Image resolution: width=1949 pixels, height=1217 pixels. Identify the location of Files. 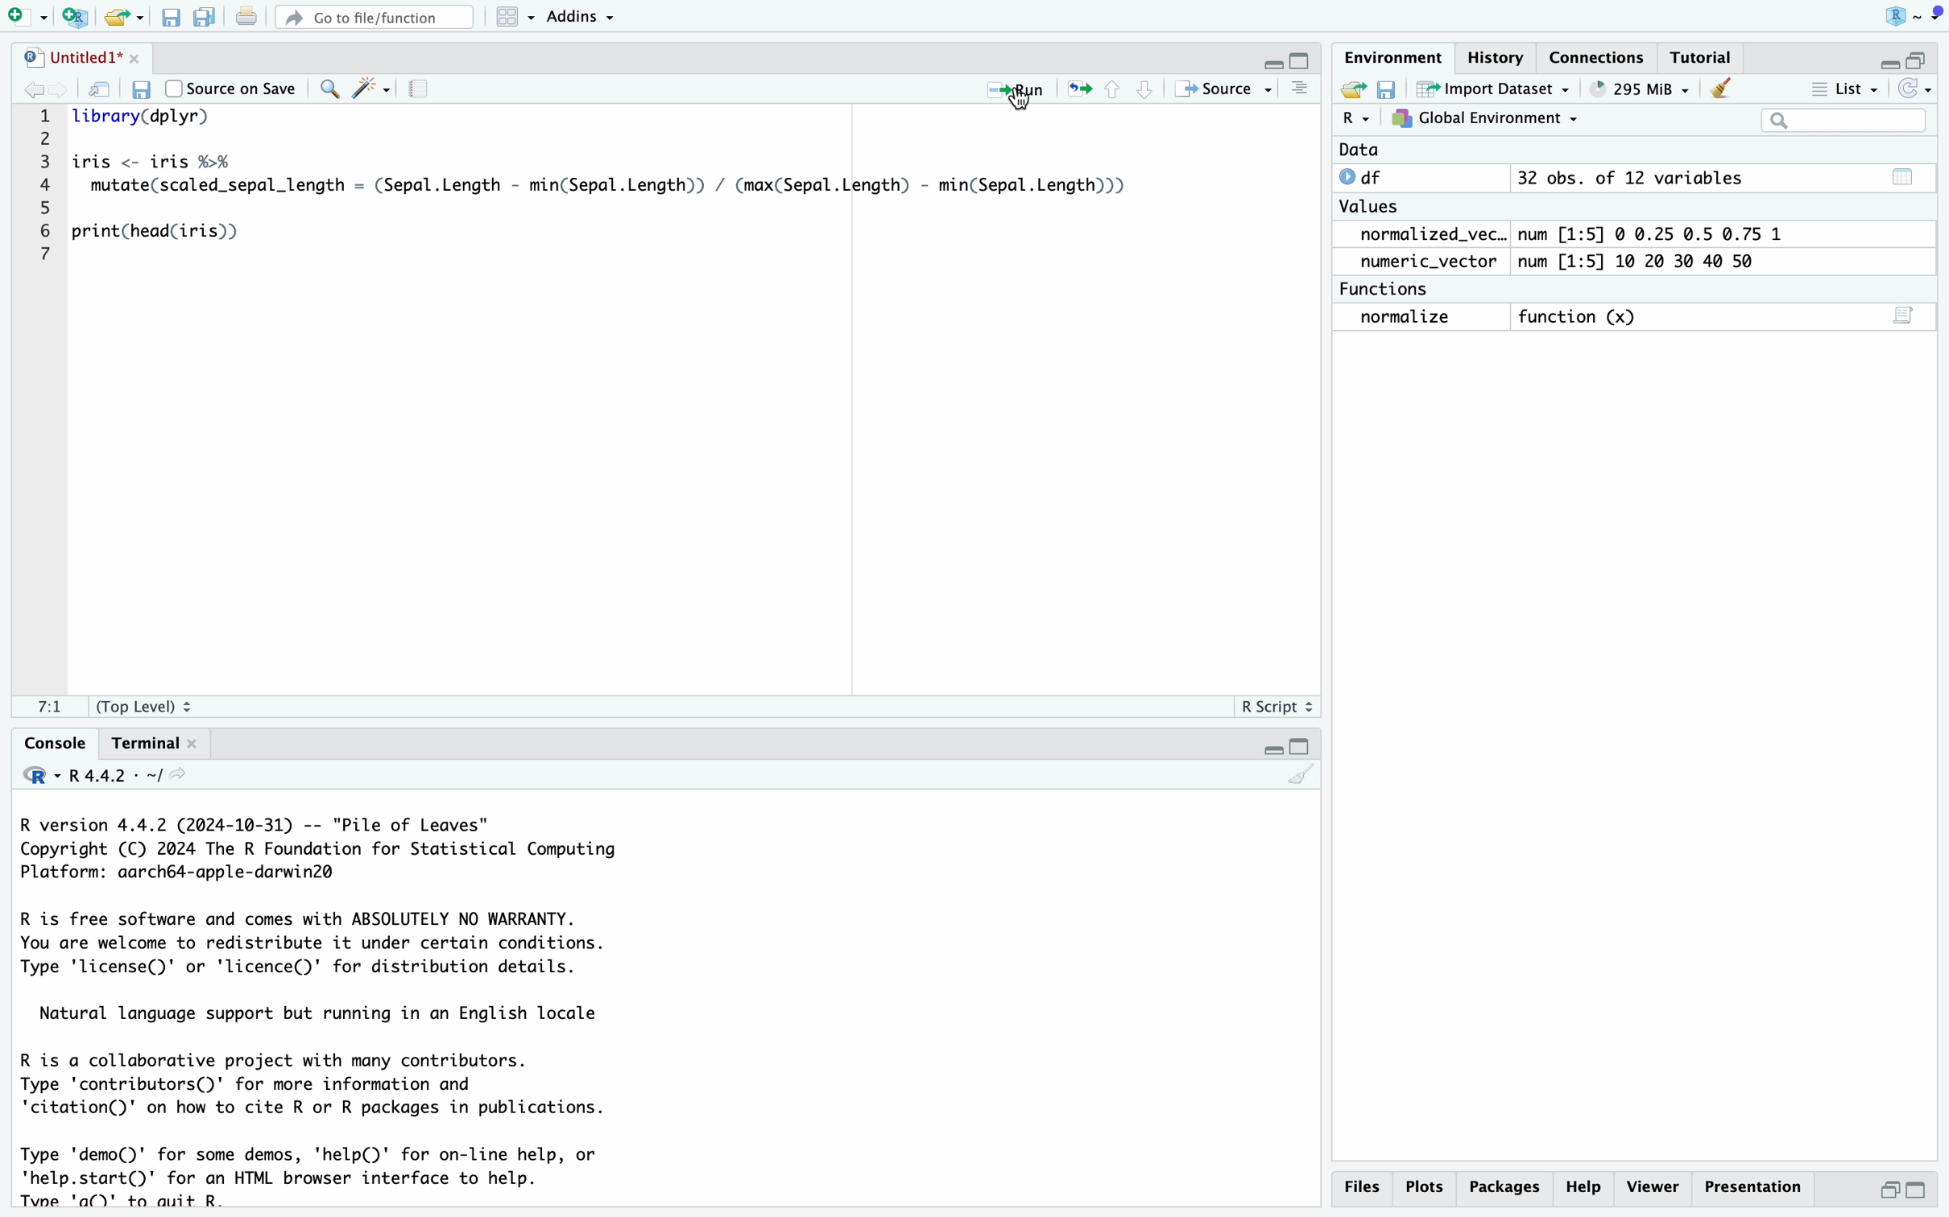
(1360, 1186).